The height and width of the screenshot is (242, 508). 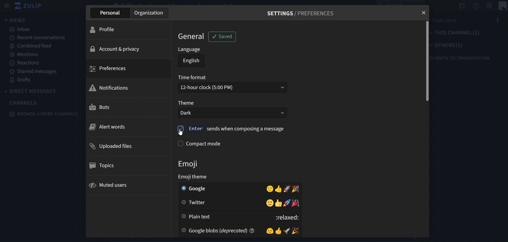 What do you see at coordinates (194, 165) in the screenshot?
I see `emoji` at bounding box center [194, 165].